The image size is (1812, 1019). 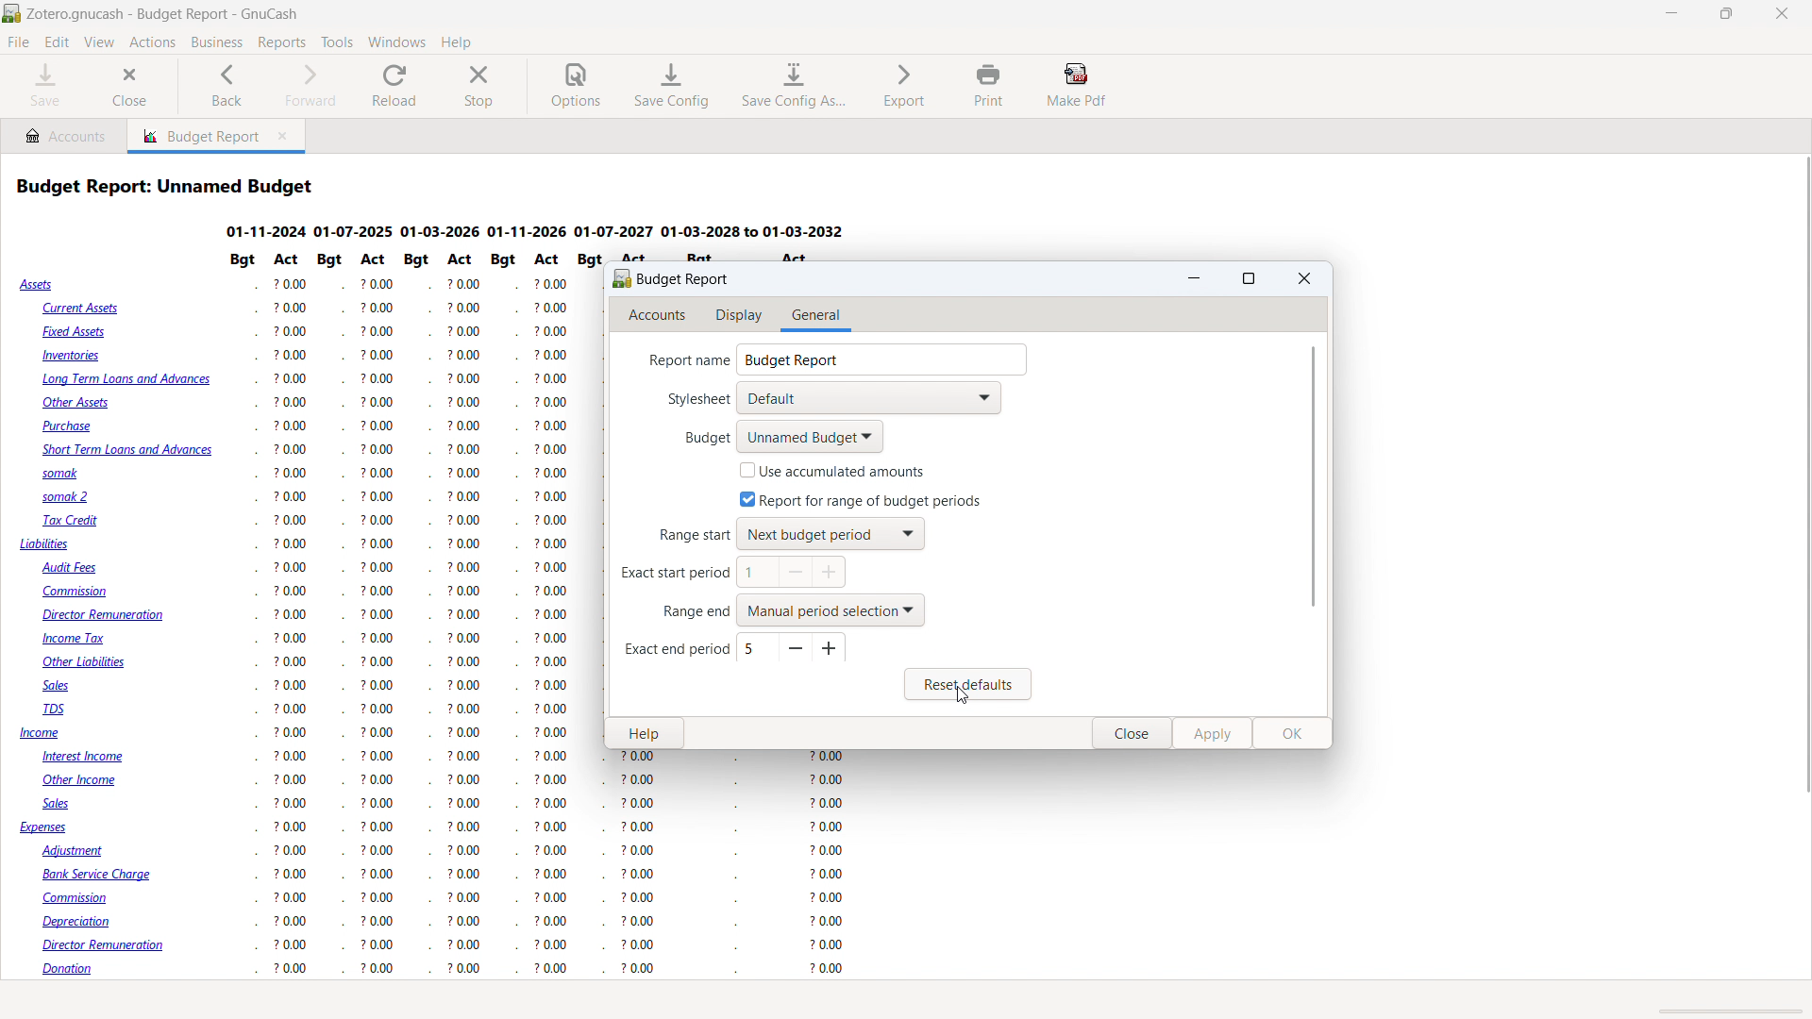 What do you see at coordinates (479, 86) in the screenshot?
I see `stop` at bounding box center [479, 86].